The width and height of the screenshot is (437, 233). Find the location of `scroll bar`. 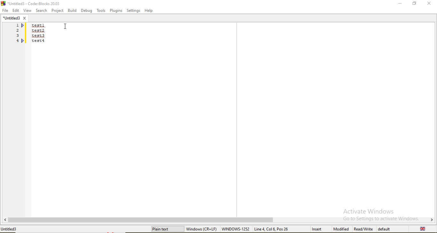

scroll bar is located at coordinates (219, 220).